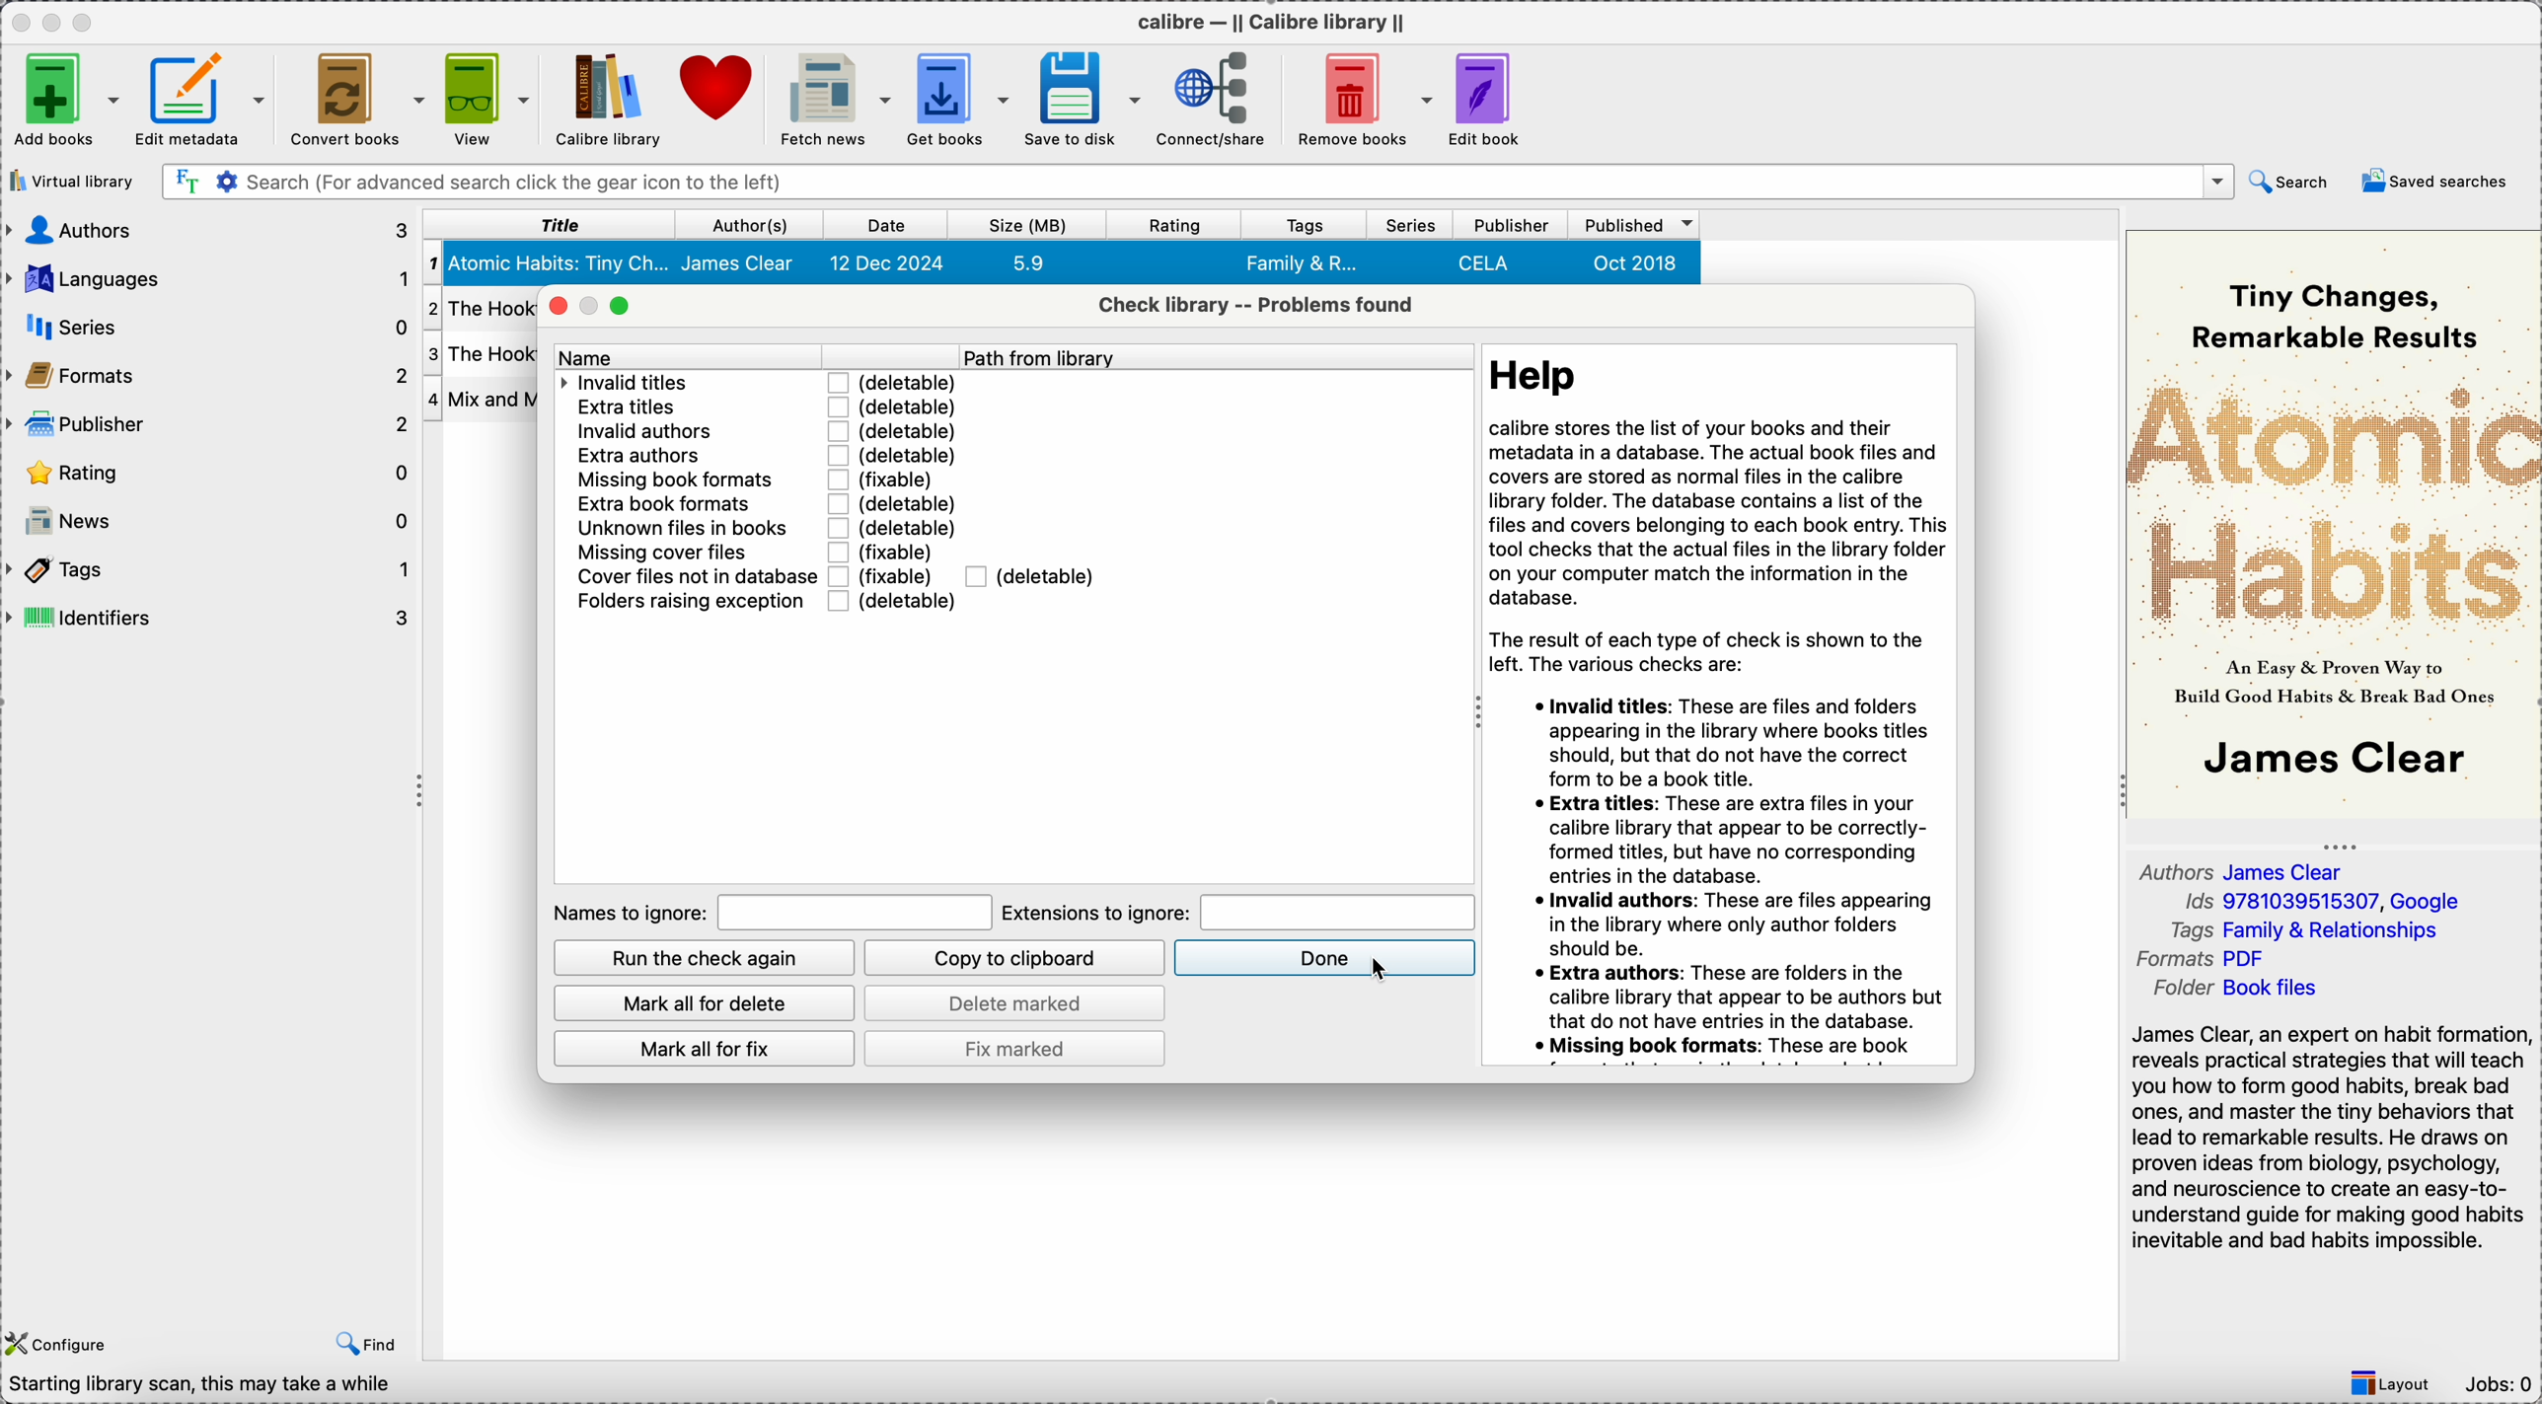 This screenshot has height=1404, width=2542. I want to click on hide, so click(2342, 843).